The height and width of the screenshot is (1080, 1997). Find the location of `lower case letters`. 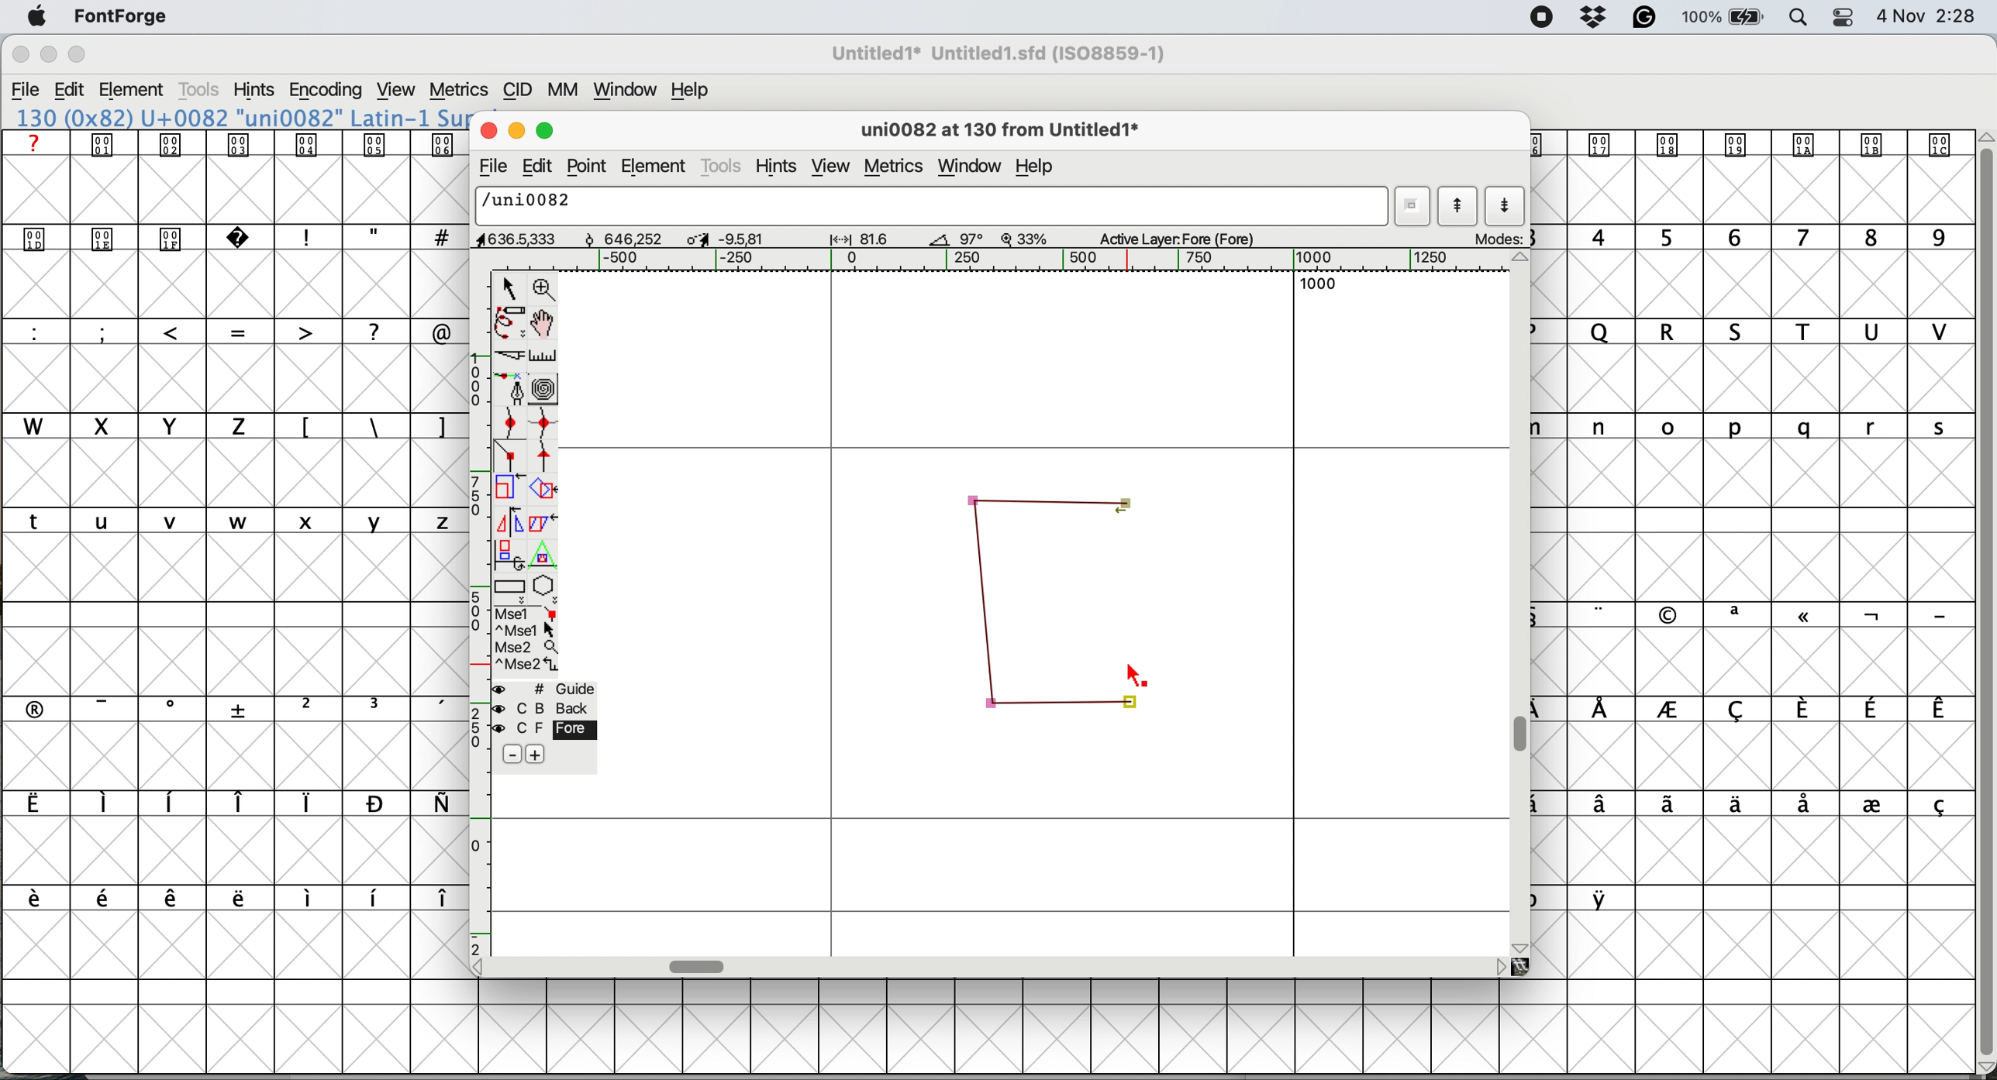

lower case letters is located at coordinates (236, 520).